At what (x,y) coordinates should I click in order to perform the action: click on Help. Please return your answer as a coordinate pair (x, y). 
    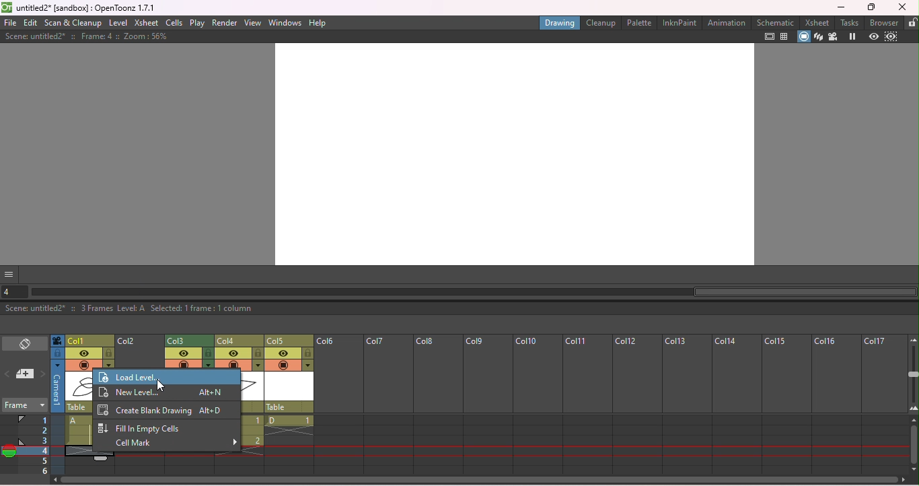
    Looking at the image, I should click on (318, 22).